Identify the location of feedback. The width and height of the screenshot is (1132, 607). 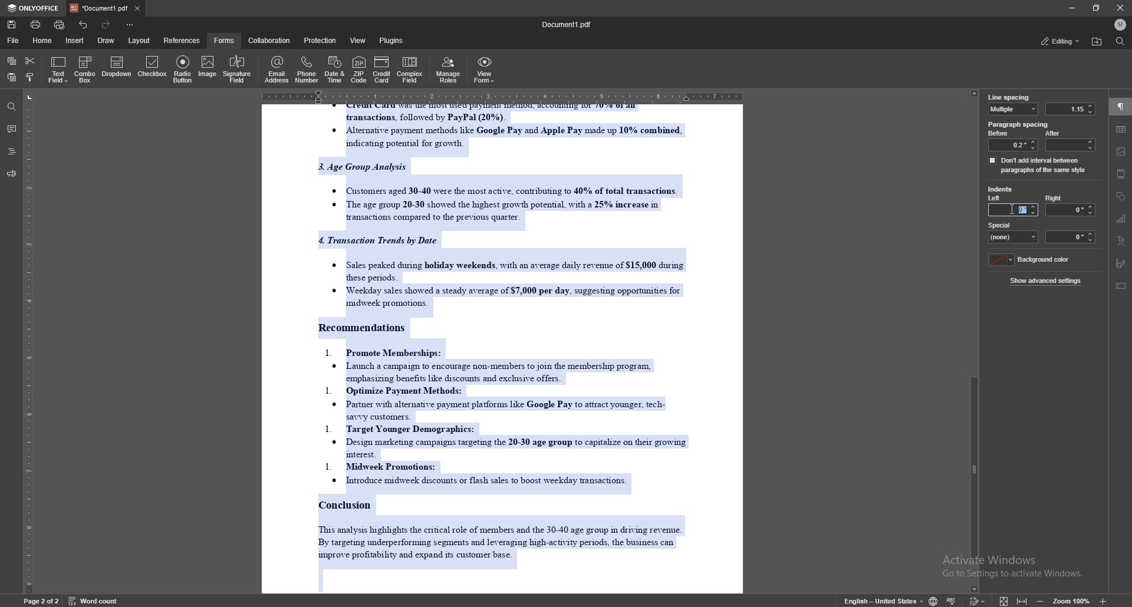
(11, 174).